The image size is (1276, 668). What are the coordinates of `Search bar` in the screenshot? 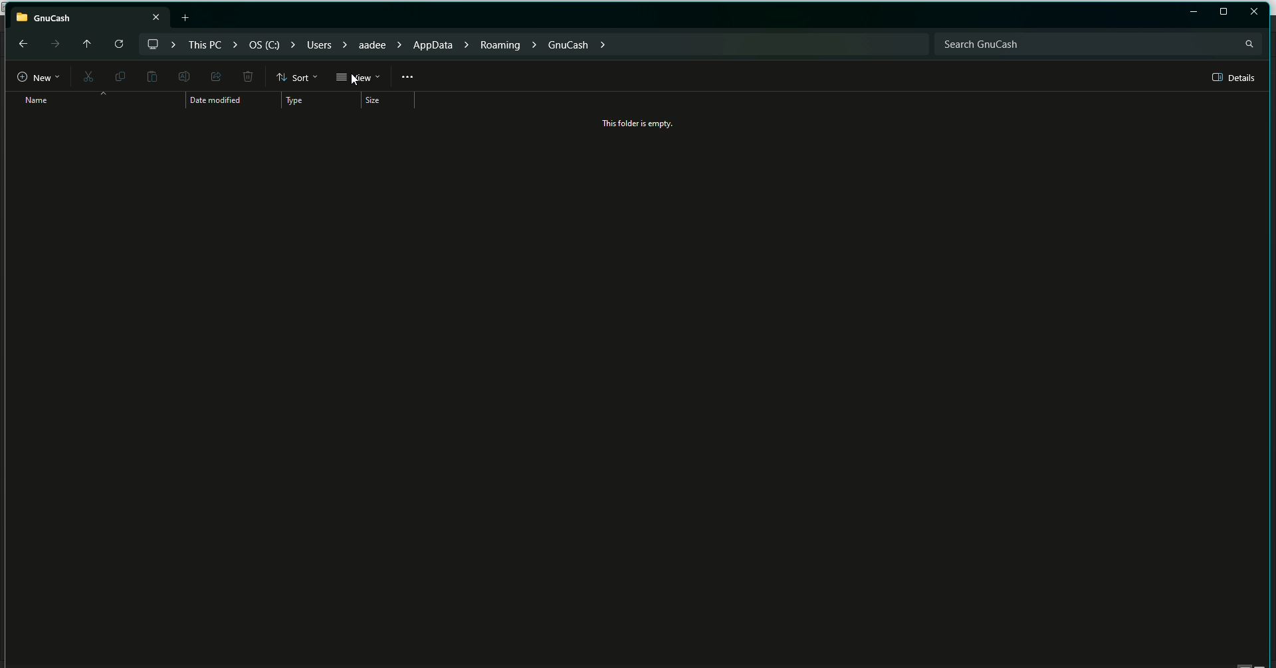 It's located at (1097, 43).